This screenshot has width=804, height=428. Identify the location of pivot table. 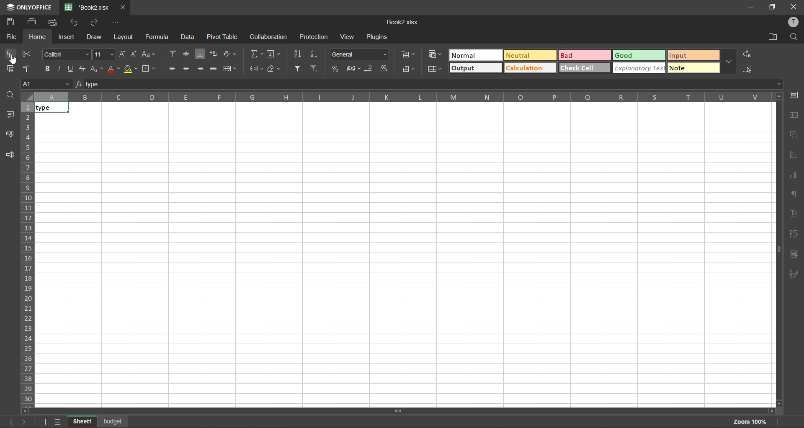
(223, 37).